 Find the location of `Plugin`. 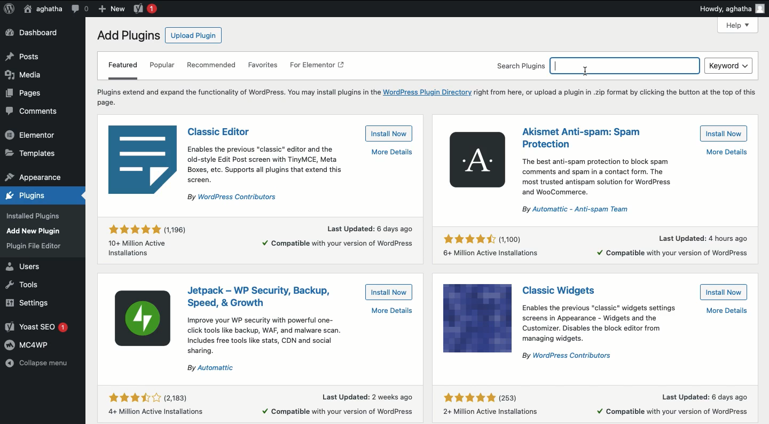

Plugin is located at coordinates (563, 290).